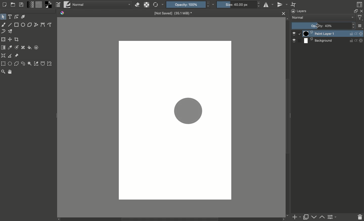 Image resolution: width=364 pixels, height=221 pixels. I want to click on Canvas, so click(175, 120).